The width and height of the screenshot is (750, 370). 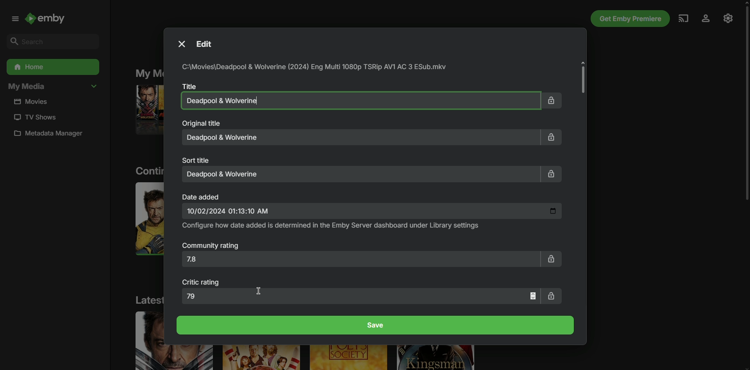 What do you see at coordinates (551, 175) in the screenshot?
I see `Lock` at bounding box center [551, 175].